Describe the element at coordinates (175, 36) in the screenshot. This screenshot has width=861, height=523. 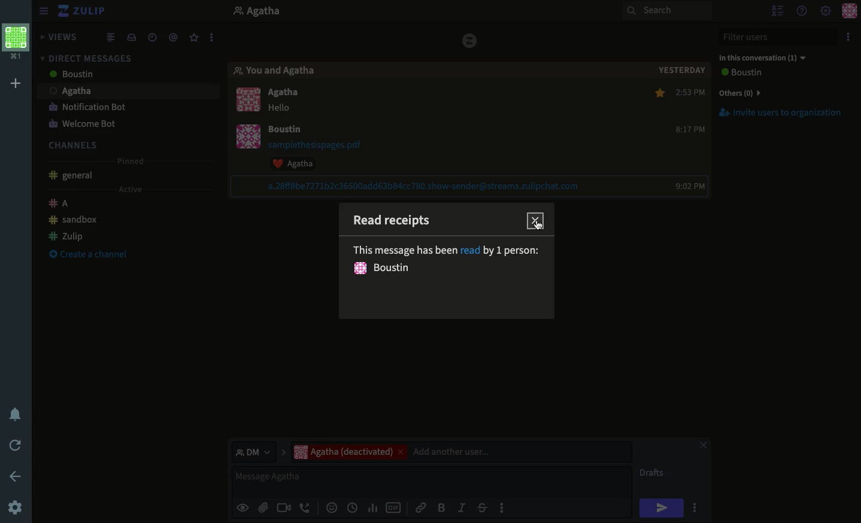
I see `Tag` at that location.